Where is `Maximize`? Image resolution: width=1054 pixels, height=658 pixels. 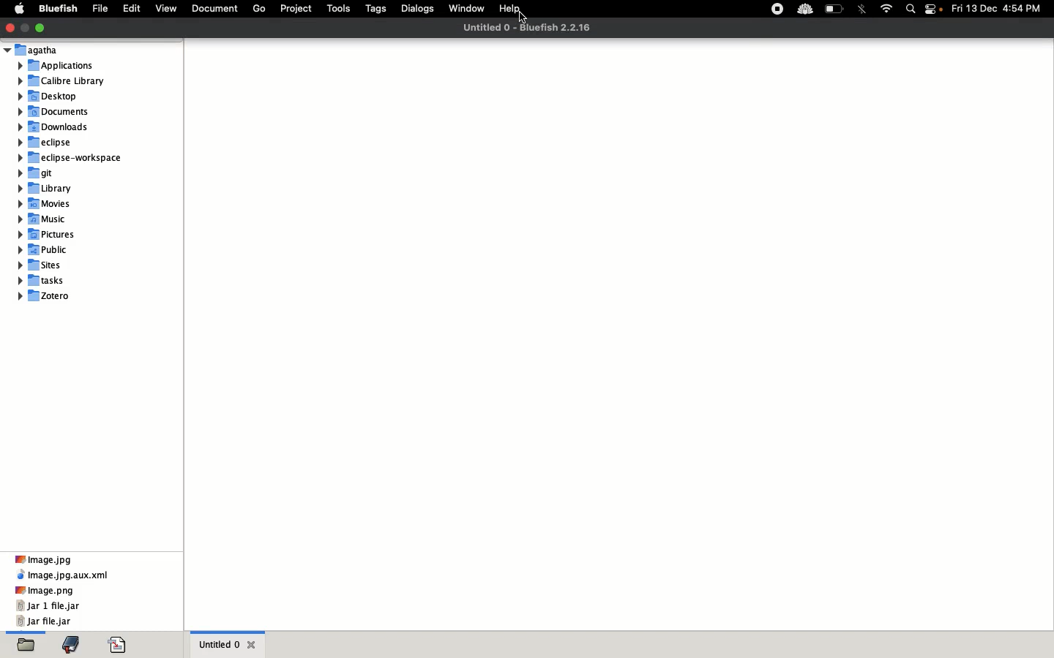 Maximize is located at coordinates (42, 27).